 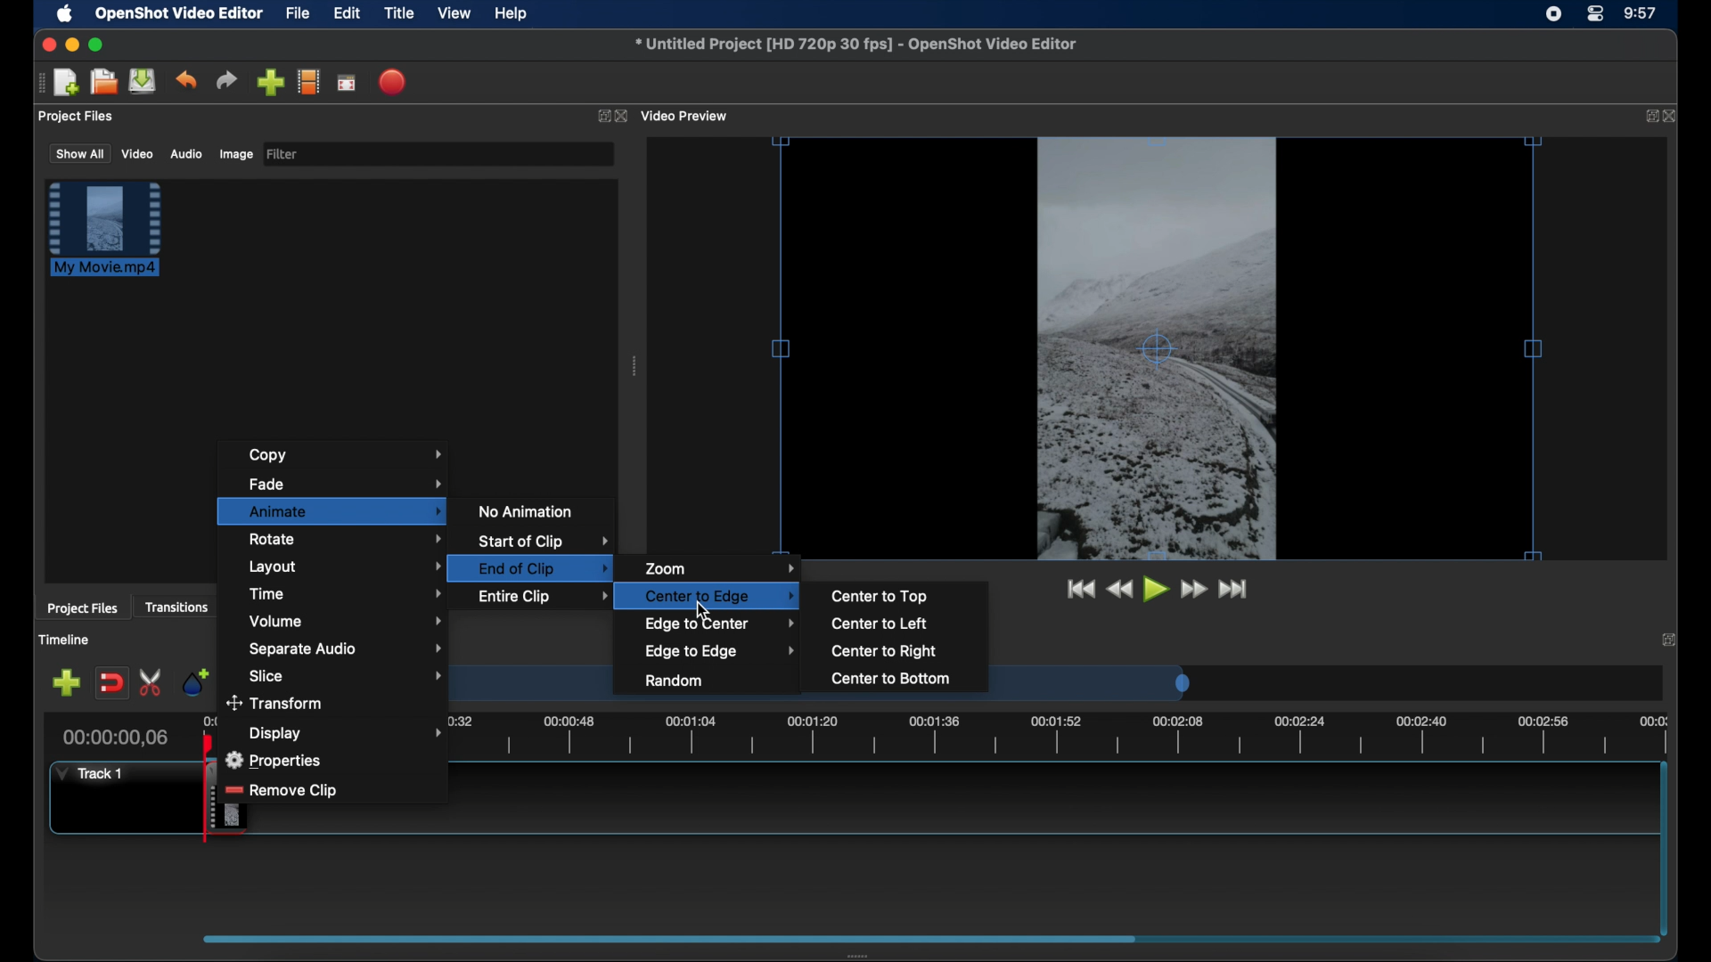 What do you see at coordinates (299, 14) in the screenshot?
I see `file` at bounding box center [299, 14].